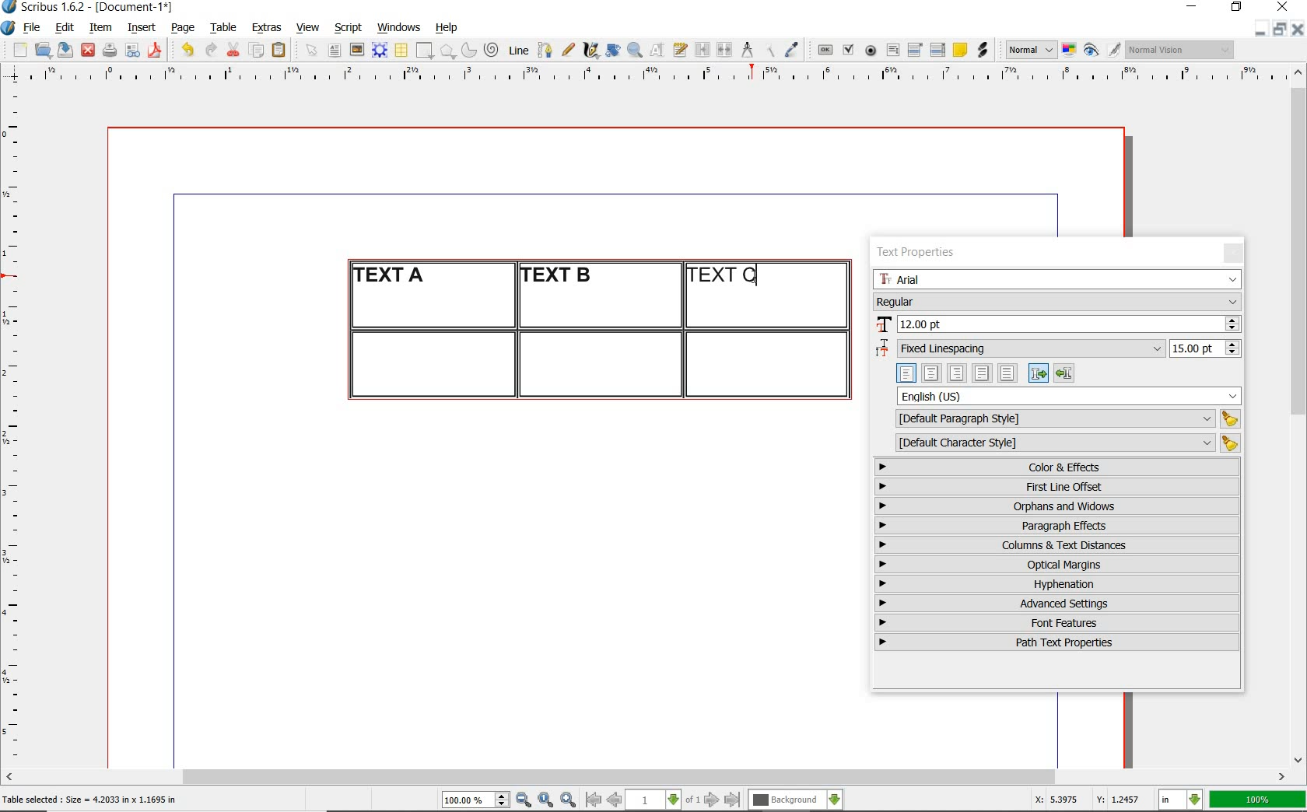  What do you see at coordinates (984, 50) in the screenshot?
I see `link annotation` at bounding box center [984, 50].